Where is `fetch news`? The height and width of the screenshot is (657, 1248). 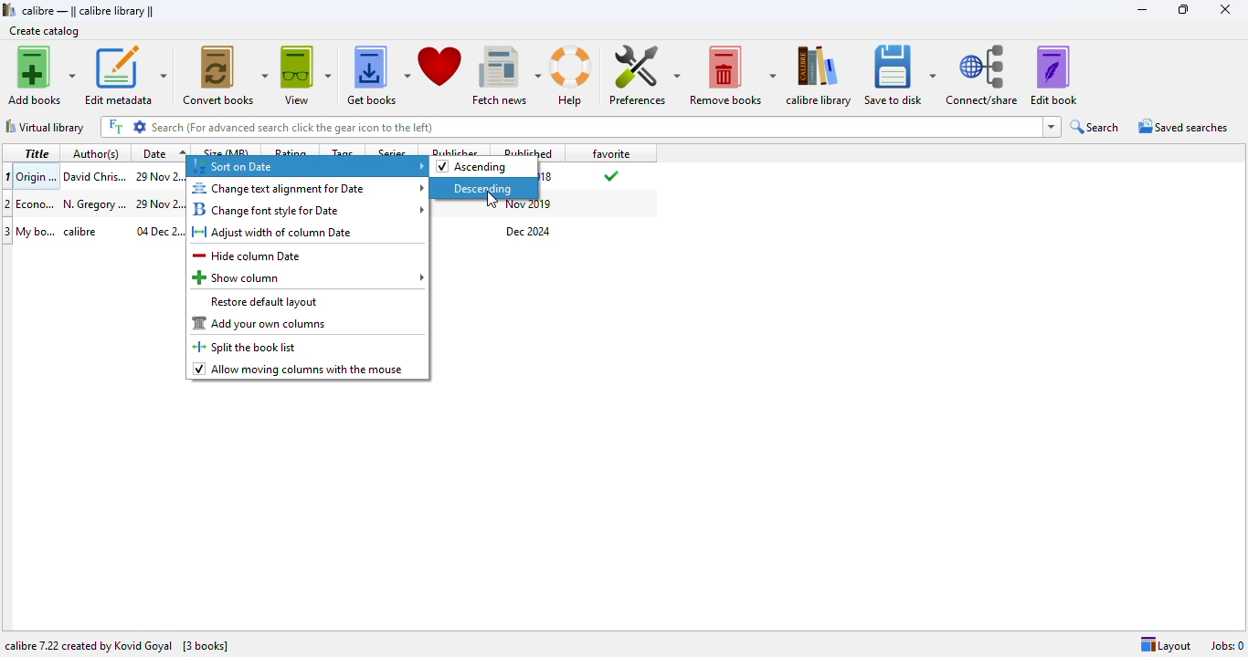 fetch news is located at coordinates (507, 76).